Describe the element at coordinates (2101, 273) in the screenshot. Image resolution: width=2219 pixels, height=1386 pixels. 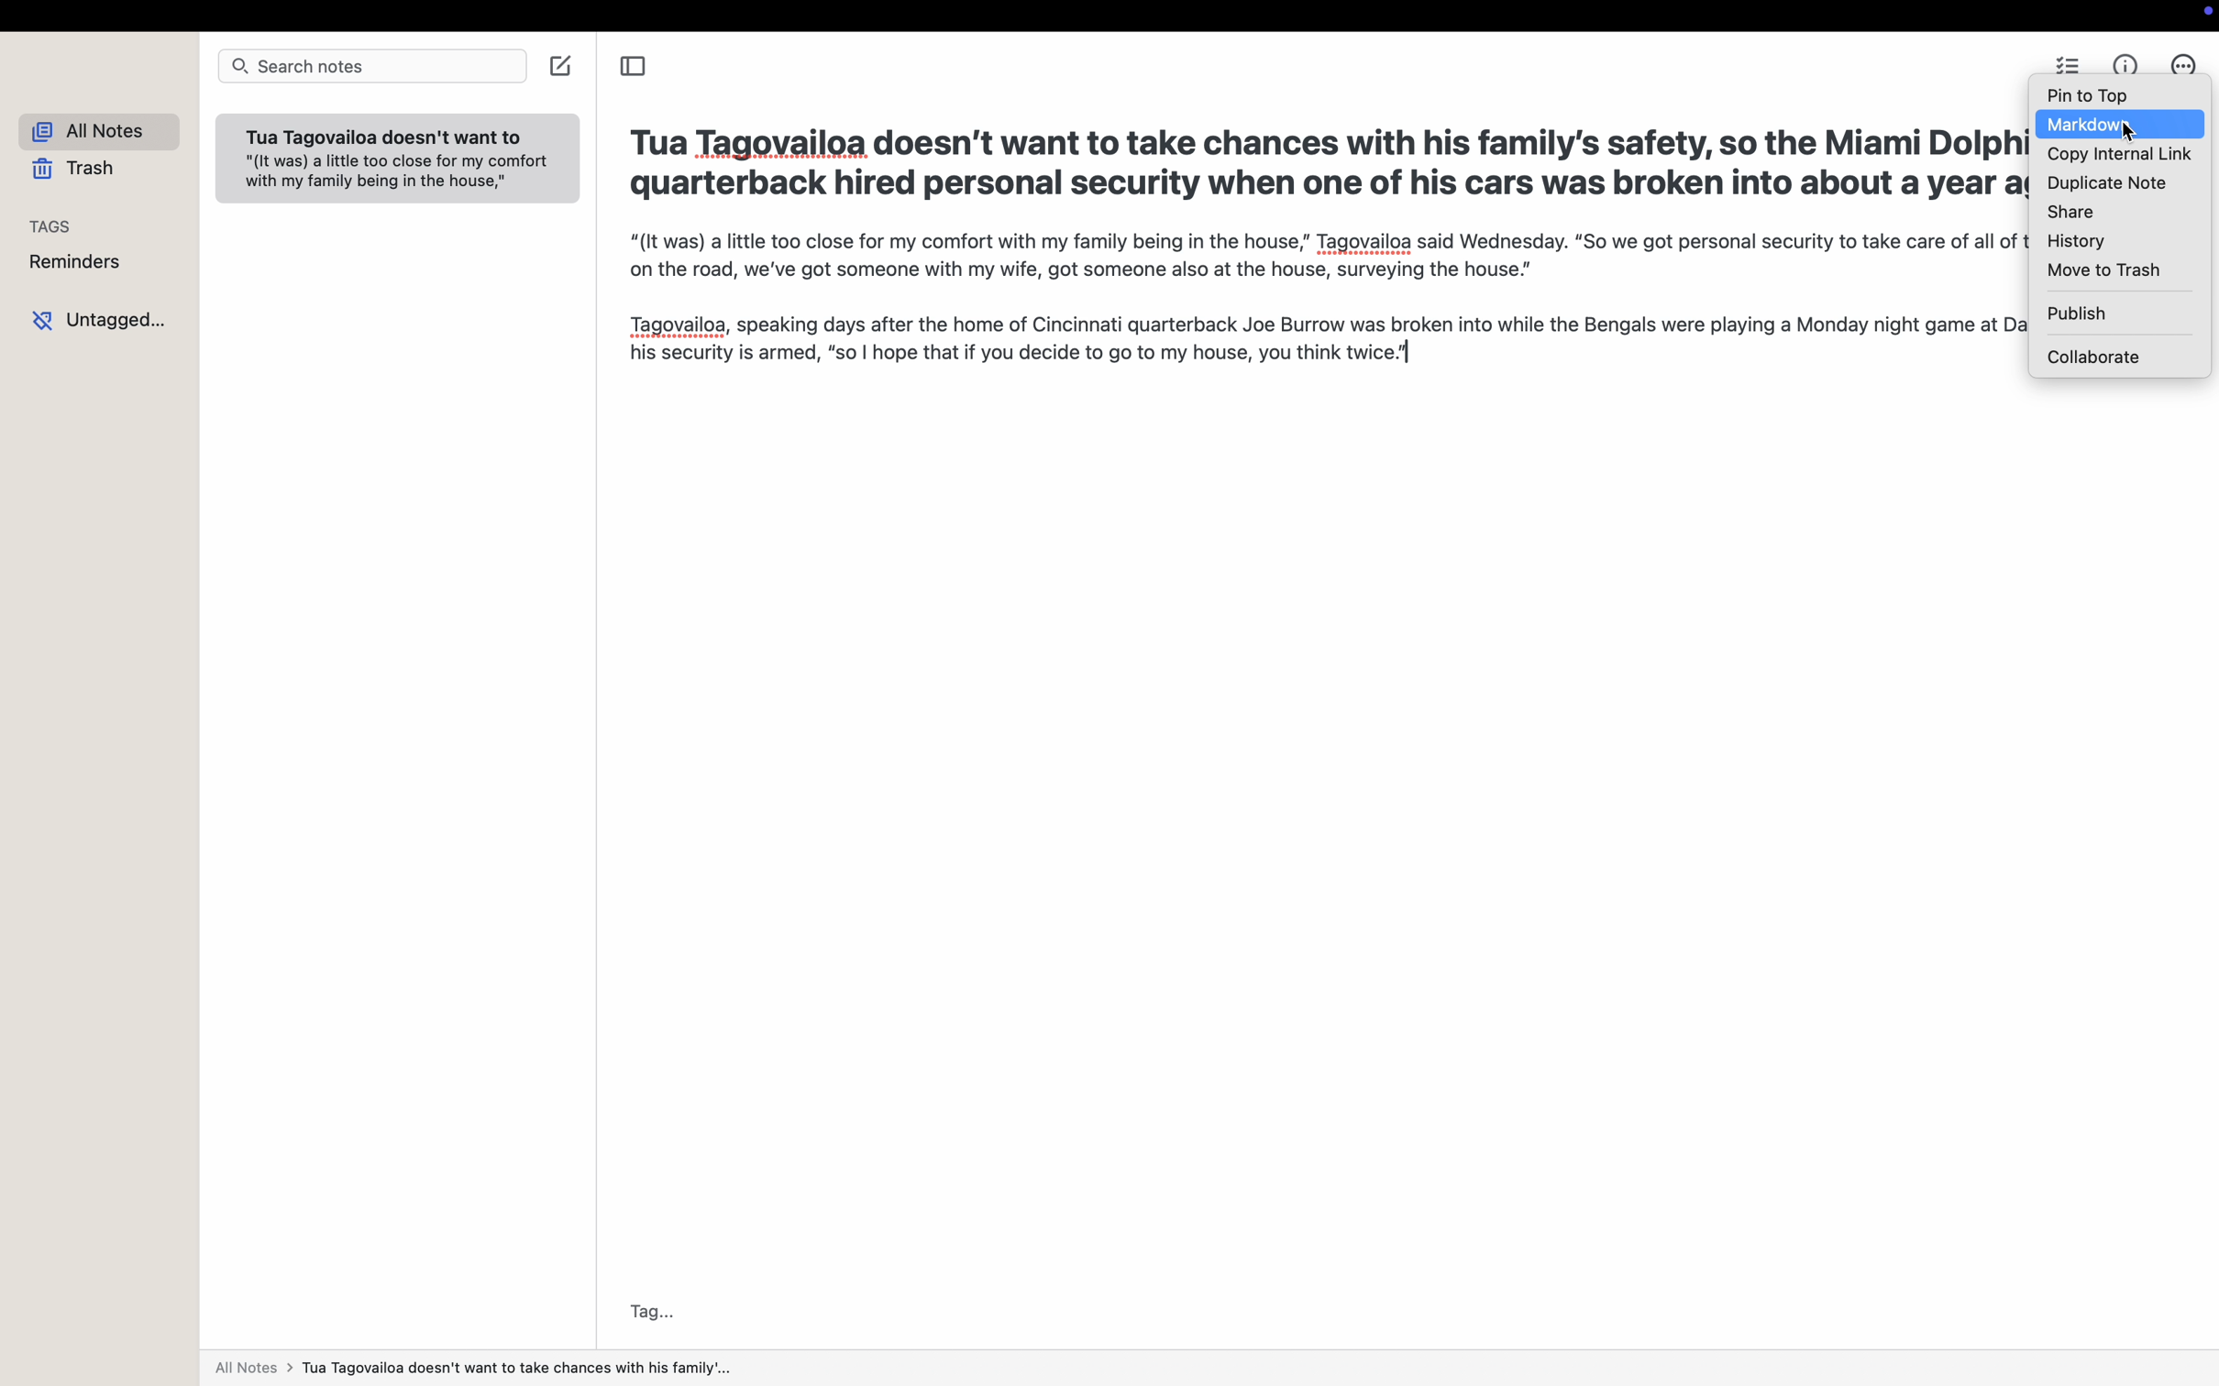
I see `move to trash` at that location.